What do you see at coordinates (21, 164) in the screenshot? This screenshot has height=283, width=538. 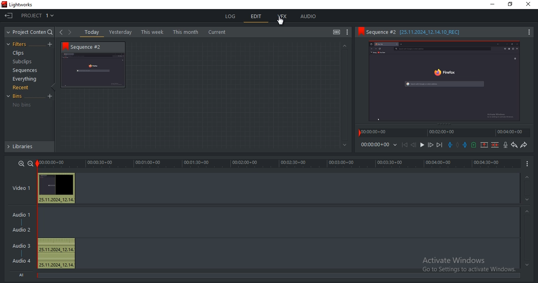 I see `zoom in` at bounding box center [21, 164].